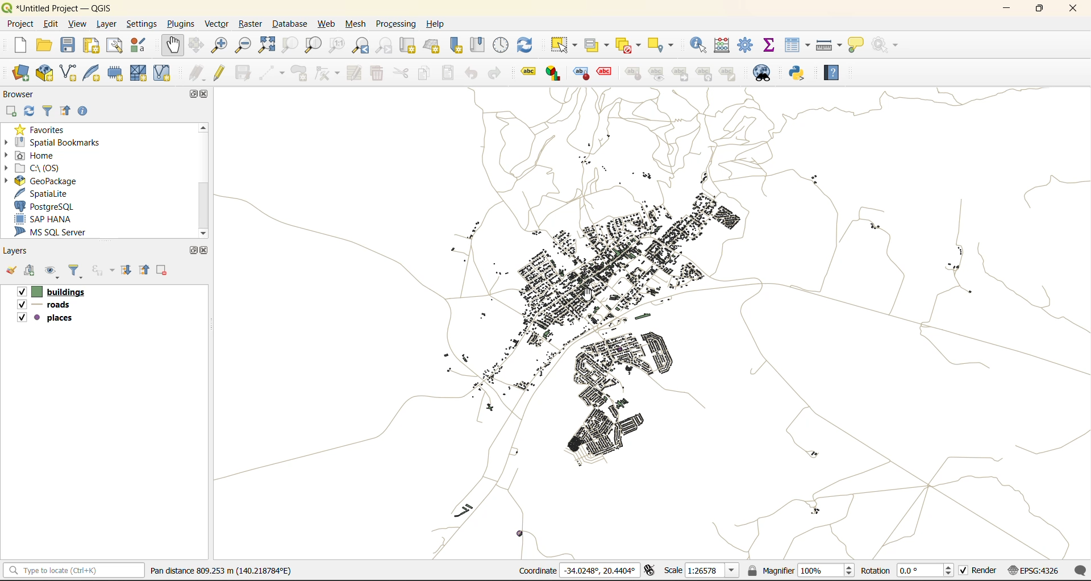 The width and height of the screenshot is (1091, 581). I want to click on zoom last, so click(360, 47).